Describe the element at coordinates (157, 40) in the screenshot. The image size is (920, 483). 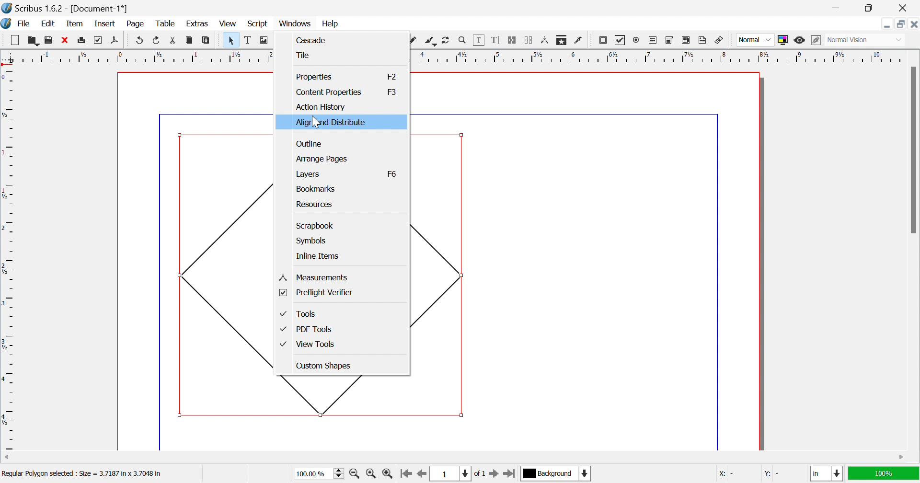
I see `Redo` at that location.